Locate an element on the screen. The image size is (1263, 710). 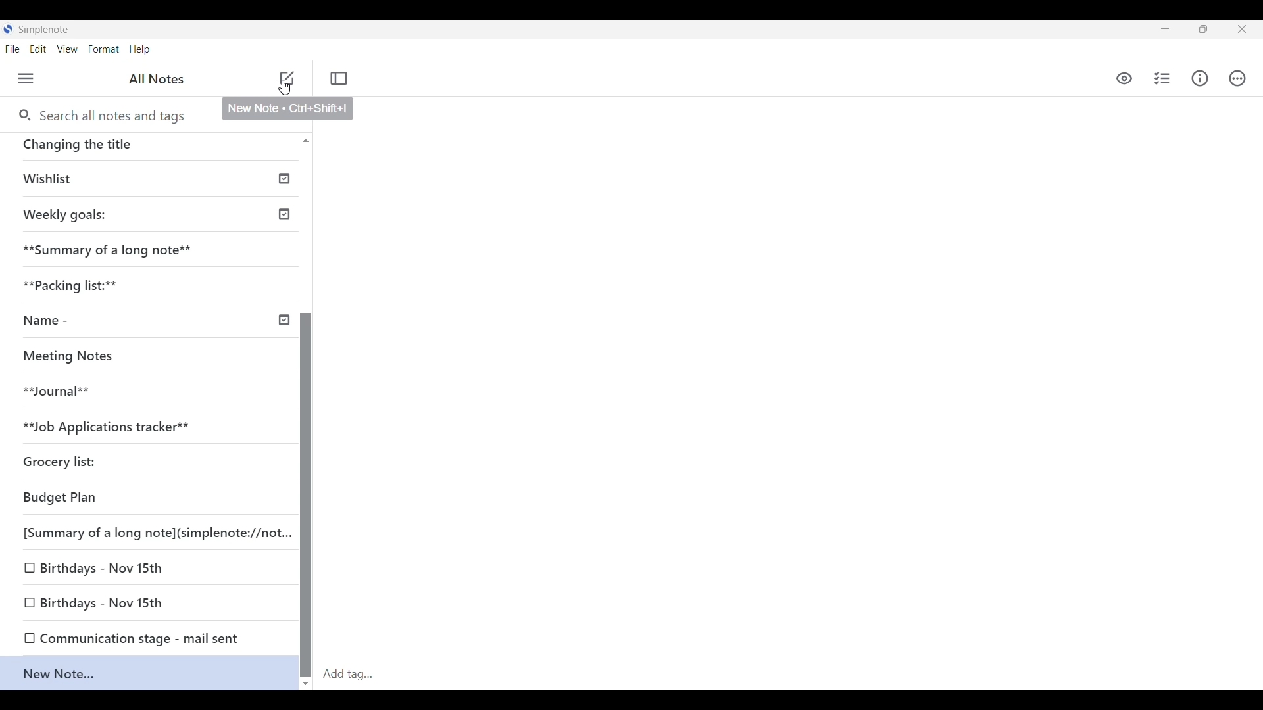
cursor is located at coordinates (287, 87).